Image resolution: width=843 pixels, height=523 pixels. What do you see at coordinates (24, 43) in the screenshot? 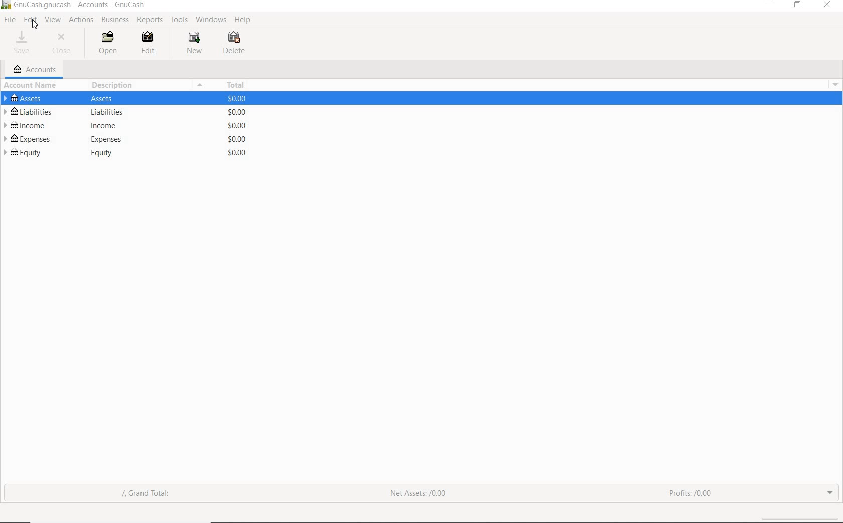
I see `SAVE` at bounding box center [24, 43].